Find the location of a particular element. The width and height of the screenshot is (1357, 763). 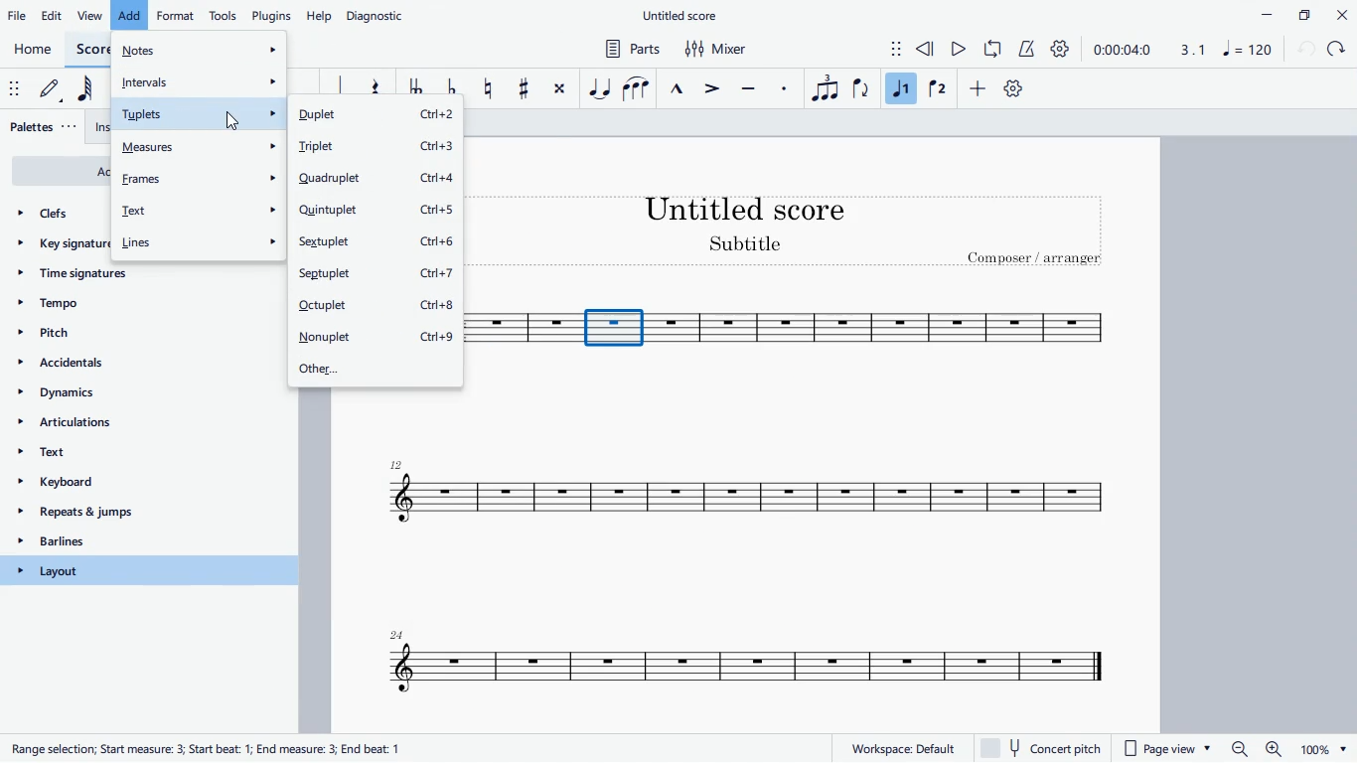

text is located at coordinates (201, 212).